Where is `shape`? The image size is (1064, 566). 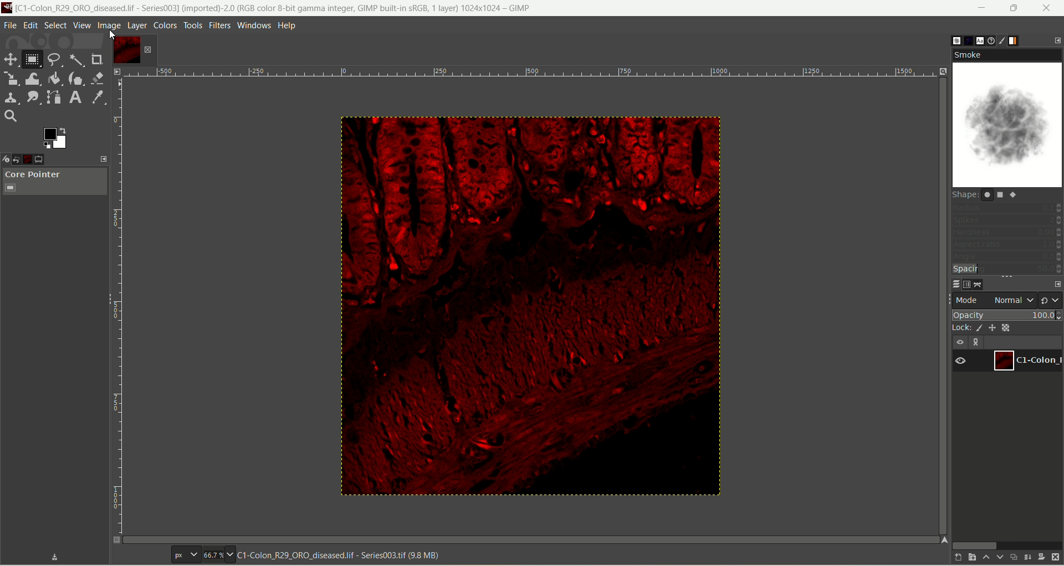 shape is located at coordinates (987, 194).